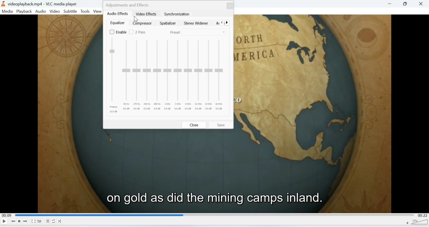 This screenshot has width=429, height=227. Describe the element at coordinates (391, 3) in the screenshot. I see `Minimise` at that location.